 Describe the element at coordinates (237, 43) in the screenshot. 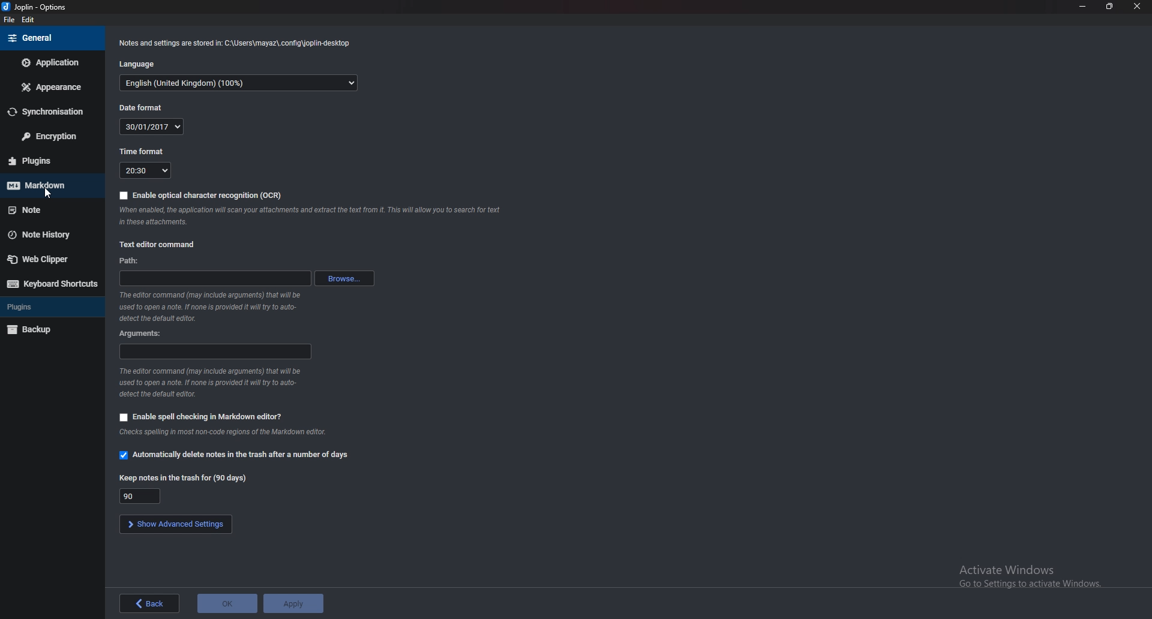

I see `Info` at that location.